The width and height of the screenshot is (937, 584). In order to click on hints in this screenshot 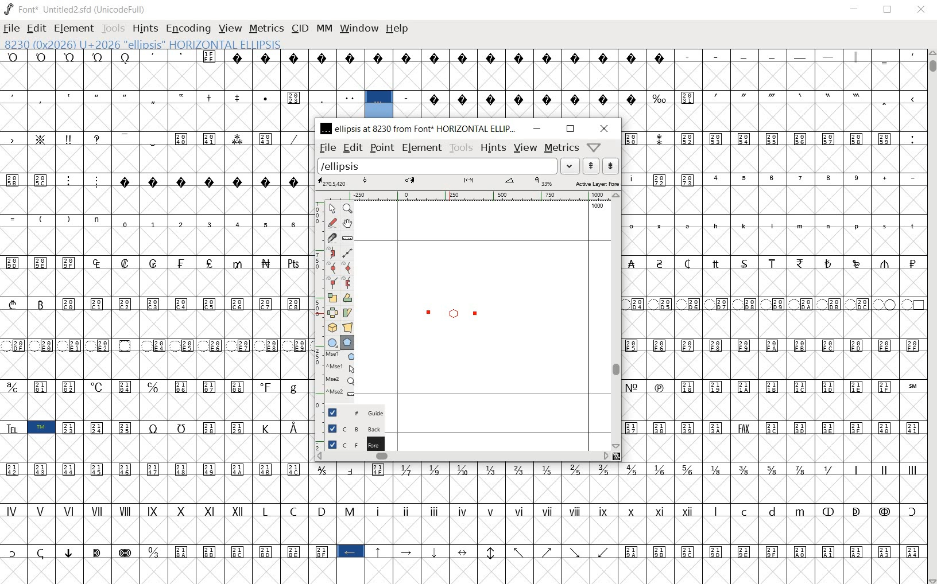, I will do `click(493, 147)`.